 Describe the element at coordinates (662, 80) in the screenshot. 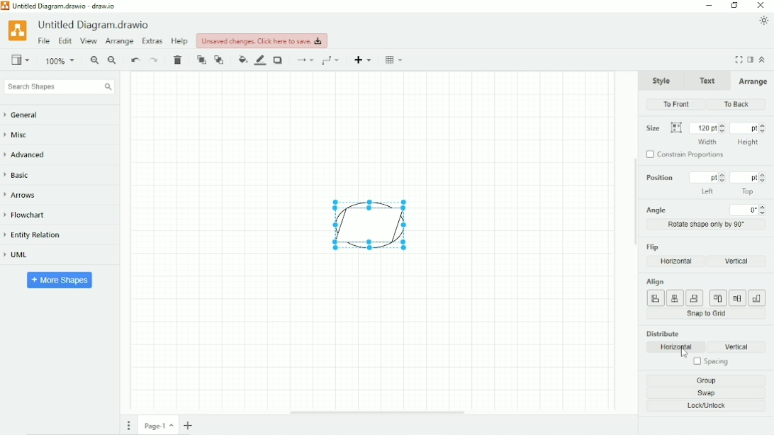

I see `Style` at that location.